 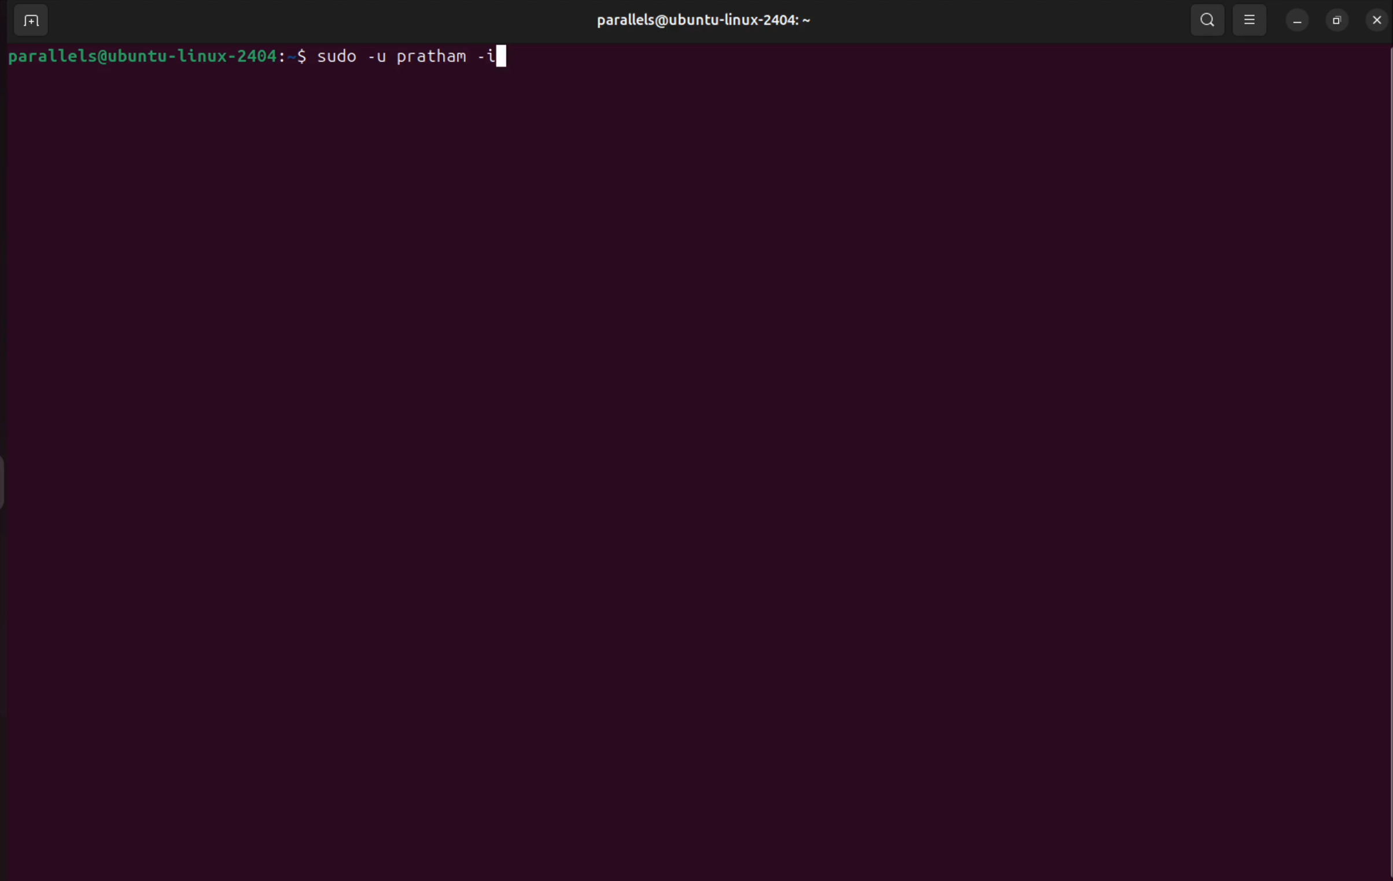 I want to click on bash prompt, so click(x=154, y=53).